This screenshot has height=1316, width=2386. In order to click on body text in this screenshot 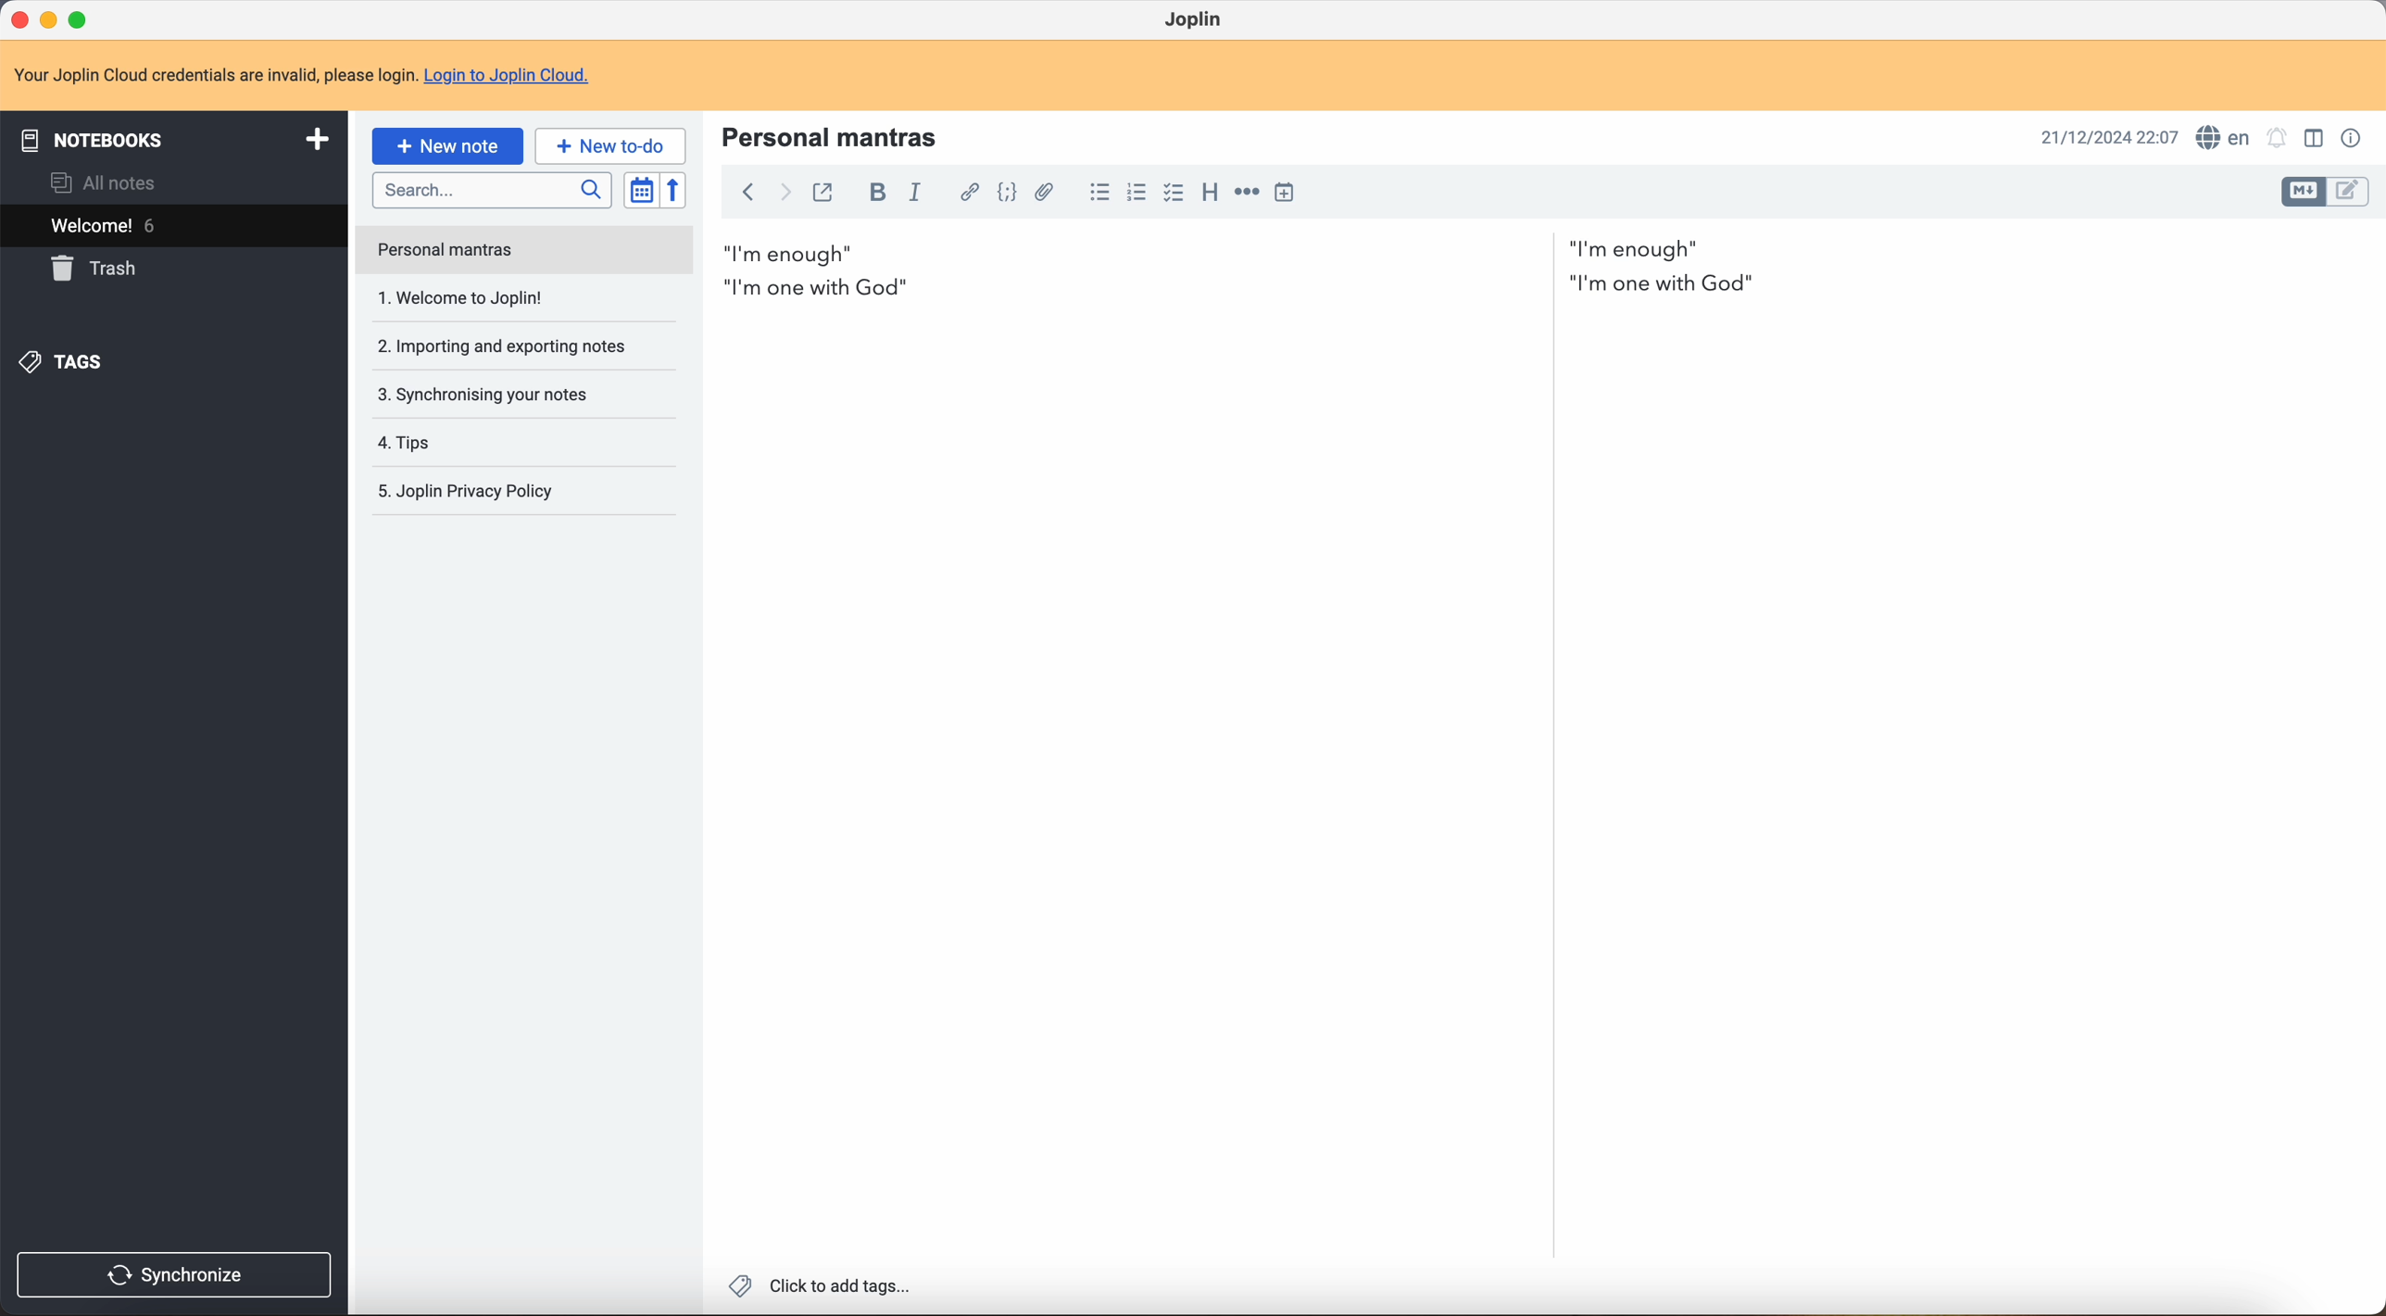, I will do `click(1118, 788)`.